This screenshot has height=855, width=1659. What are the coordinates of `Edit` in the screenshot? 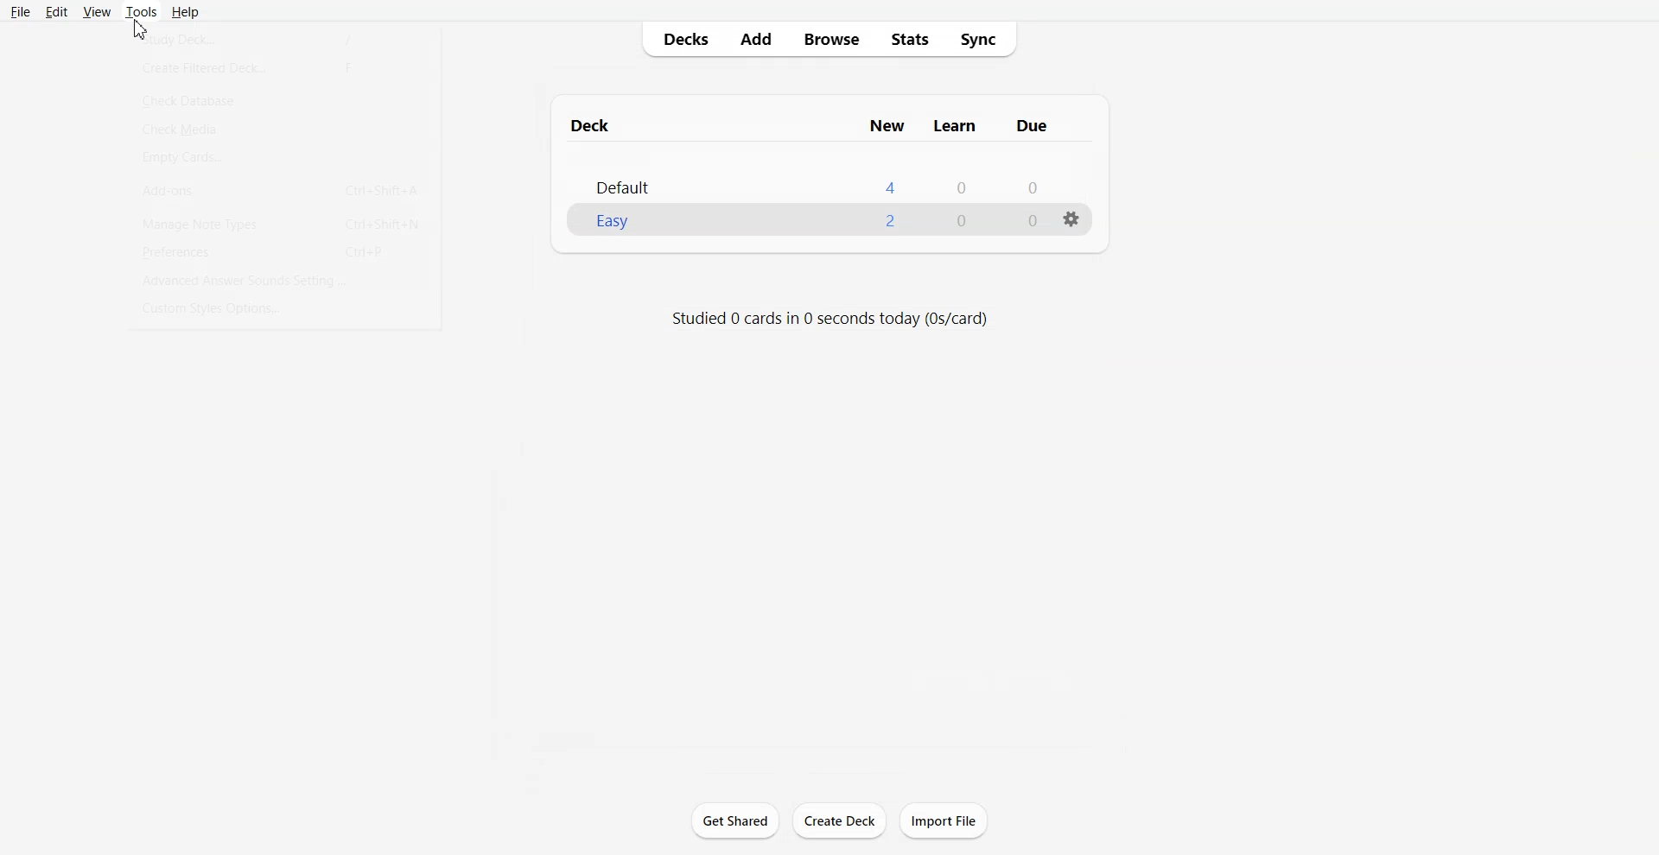 It's located at (58, 12).